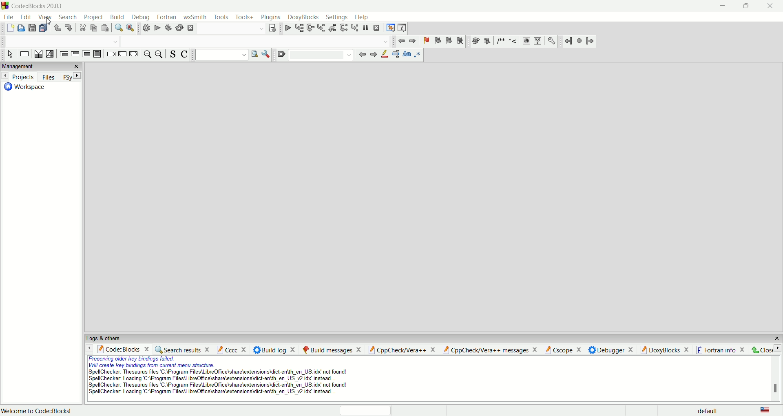 The image size is (783, 416). Describe the element at coordinates (299, 28) in the screenshot. I see `run to cursor` at that location.